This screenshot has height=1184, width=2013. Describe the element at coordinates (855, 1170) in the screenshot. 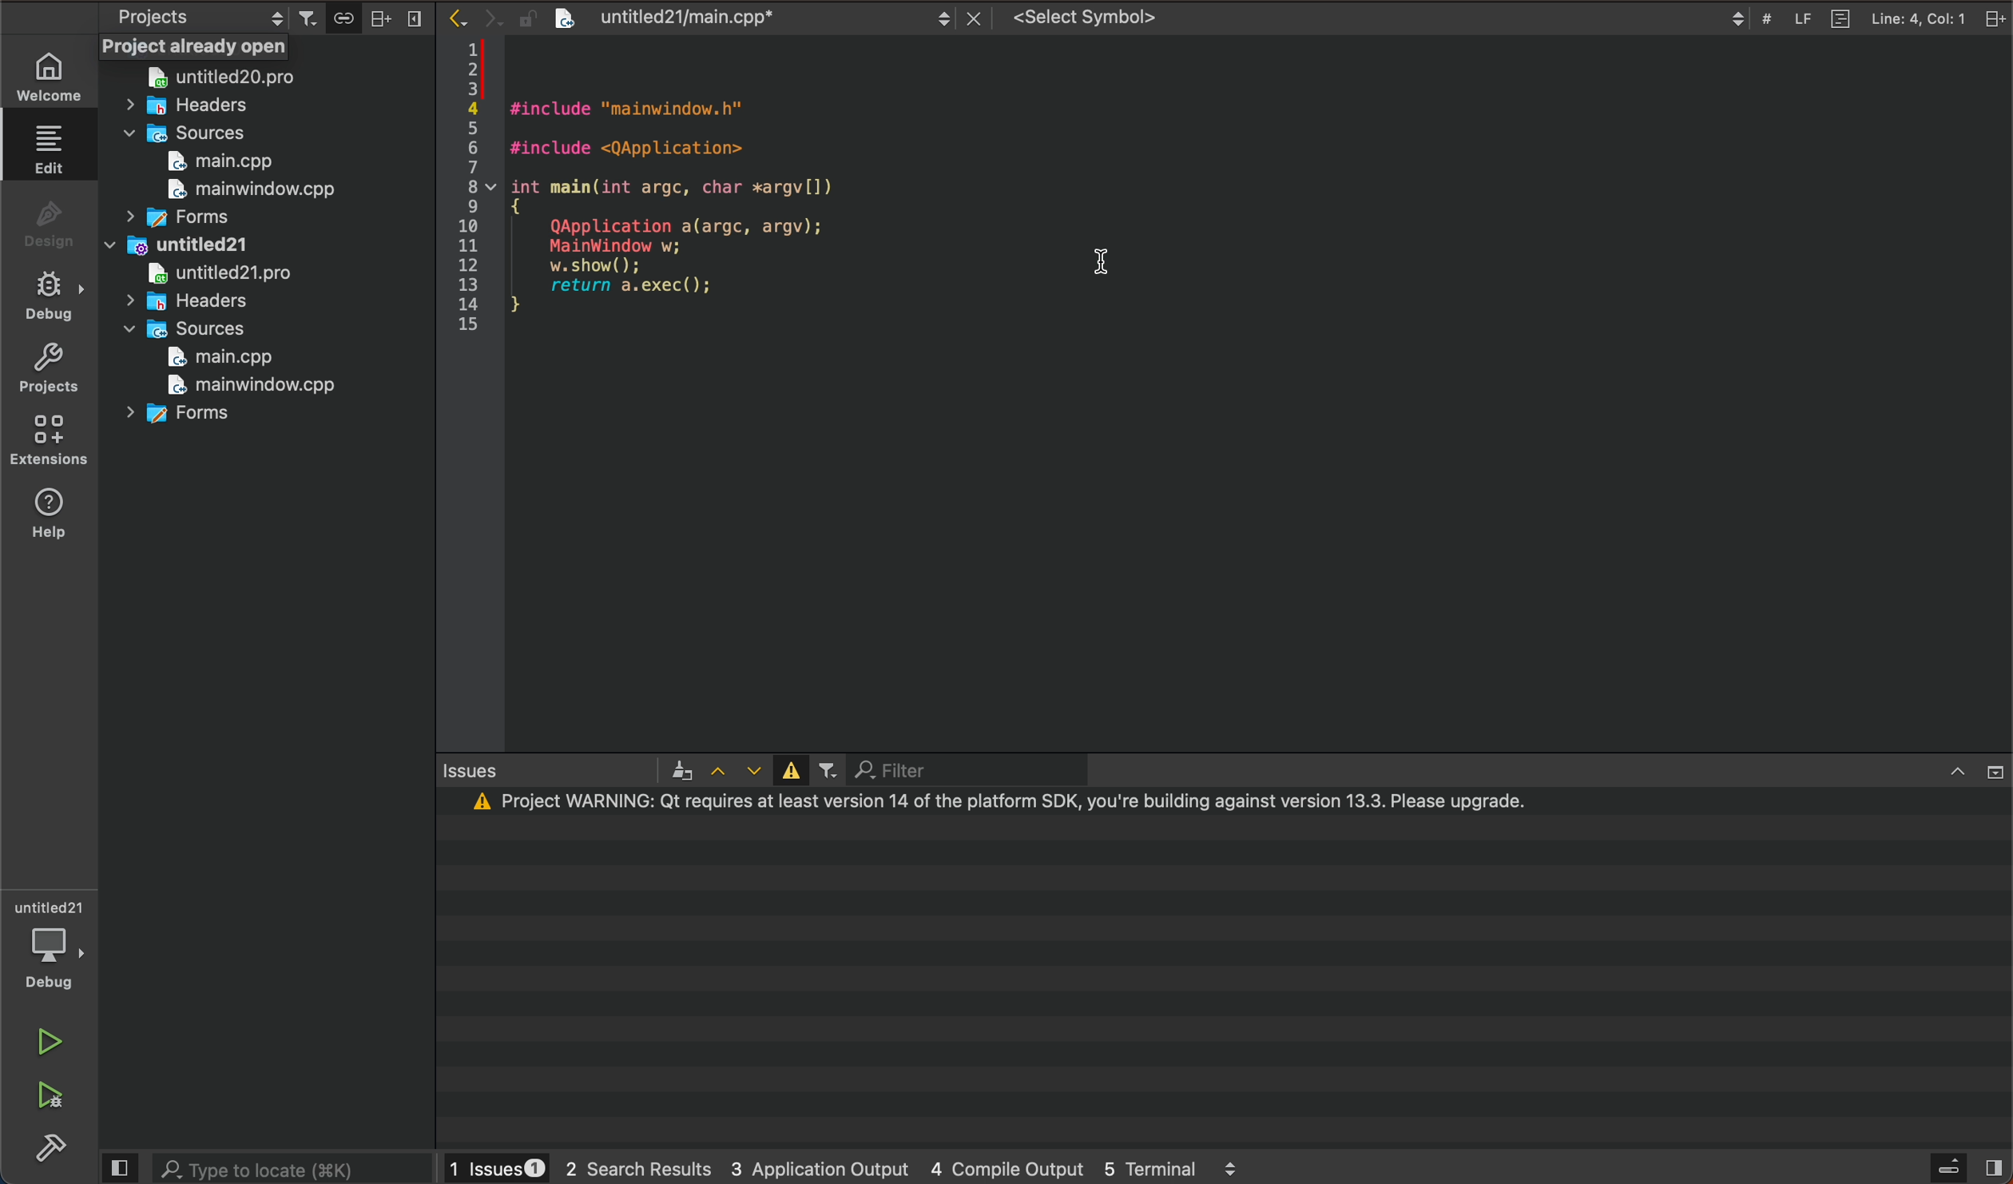

I see `logs` at that location.